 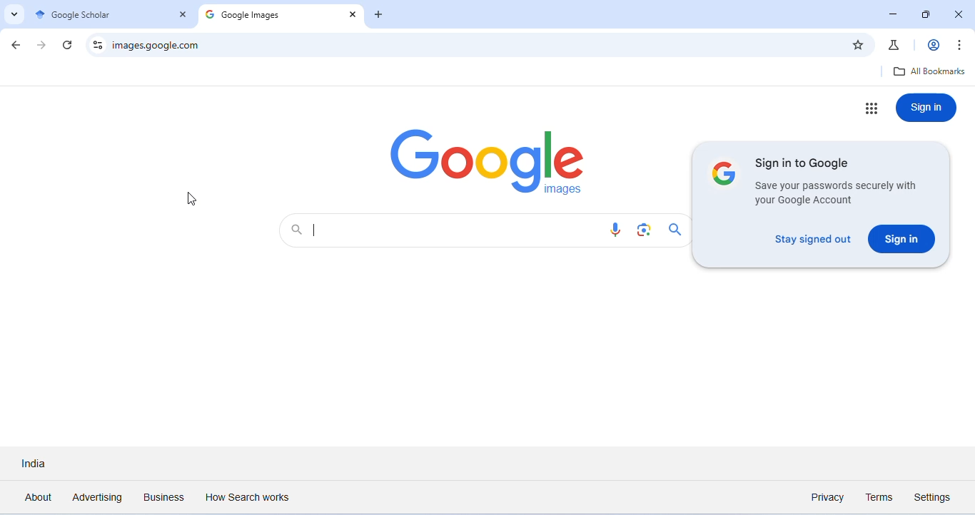 I want to click on logo of google images, so click(x=492, y=163).